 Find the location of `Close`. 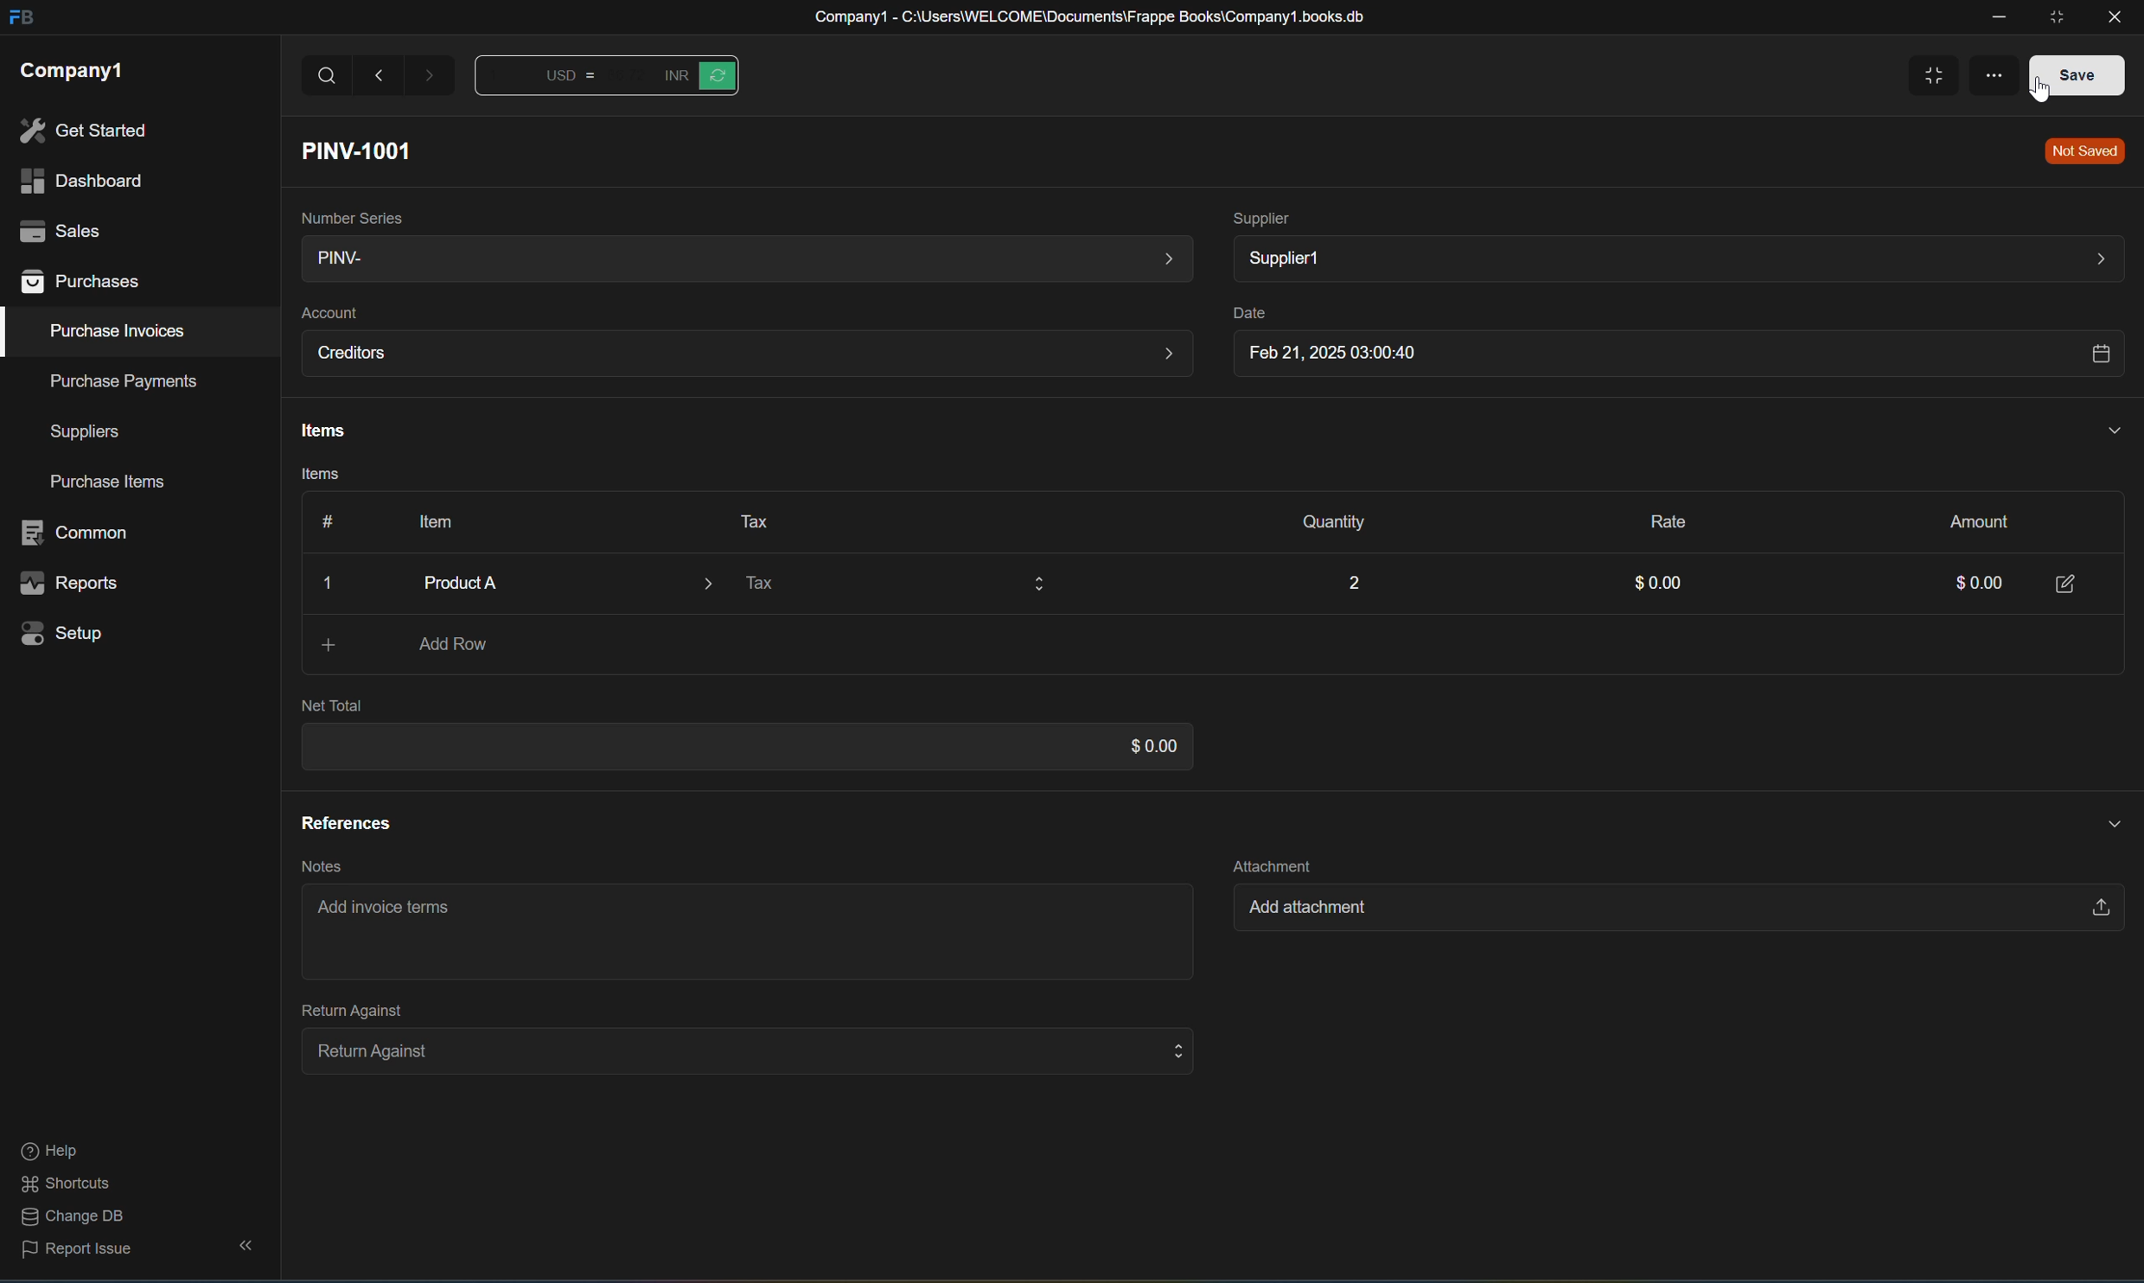

Close is located at coordinates (332, 584).